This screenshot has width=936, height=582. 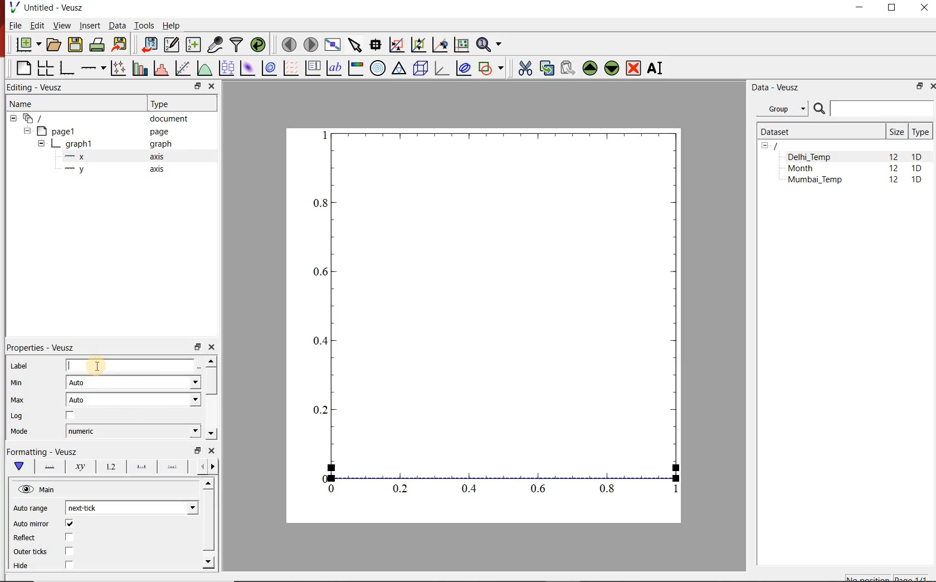 I want to click on read data points on the graph, so click(x=376, y=45).